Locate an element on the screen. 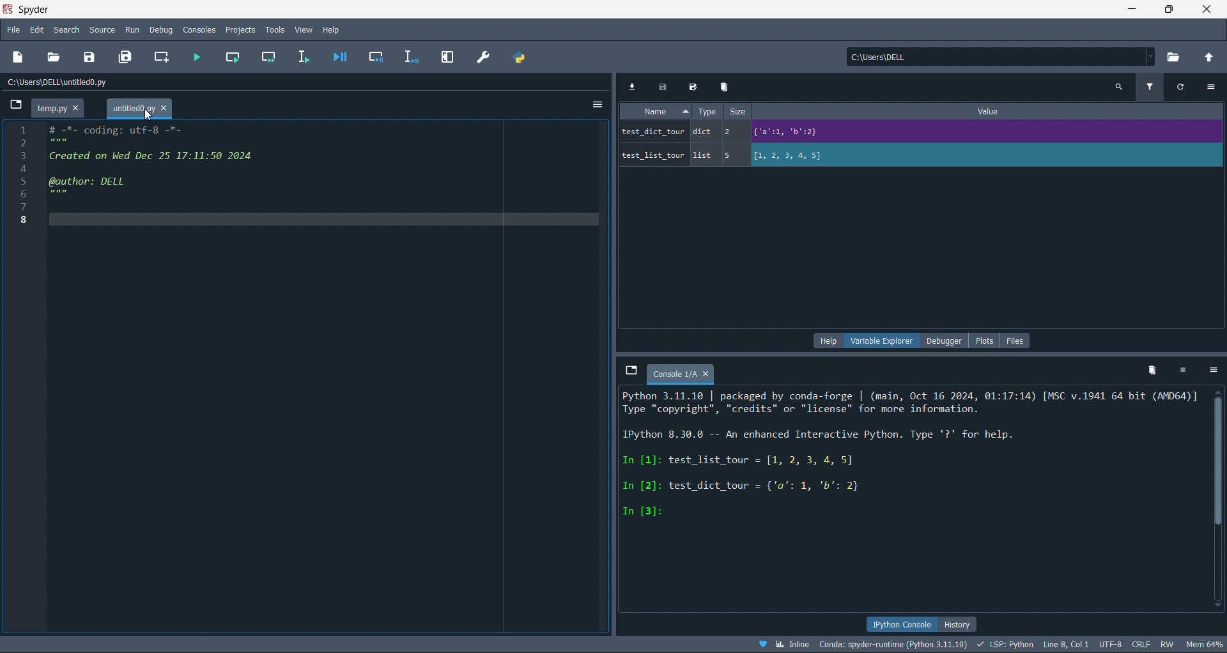 The width and height of the screenshot is (1227, 653). new file is located at coordinates (18, 59).